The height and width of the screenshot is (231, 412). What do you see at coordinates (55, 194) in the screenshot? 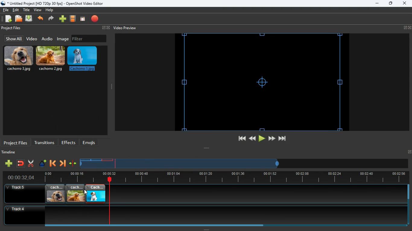
I see `cachorro.3.jpg` at bounding box center [55, 194].